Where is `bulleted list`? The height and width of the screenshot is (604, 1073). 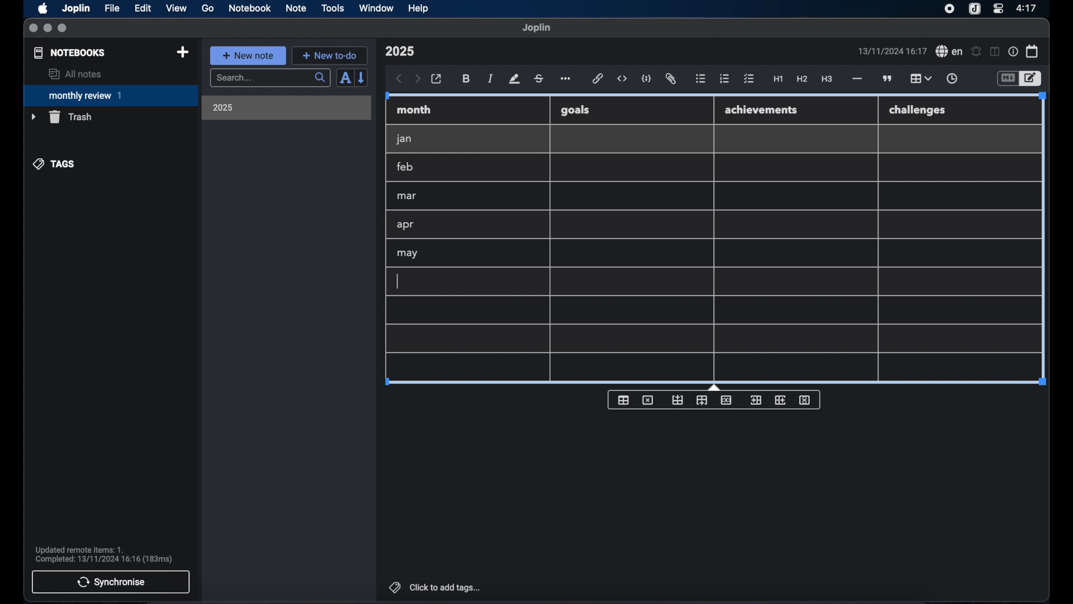 bulleted list is located at coordinates (700, 79).